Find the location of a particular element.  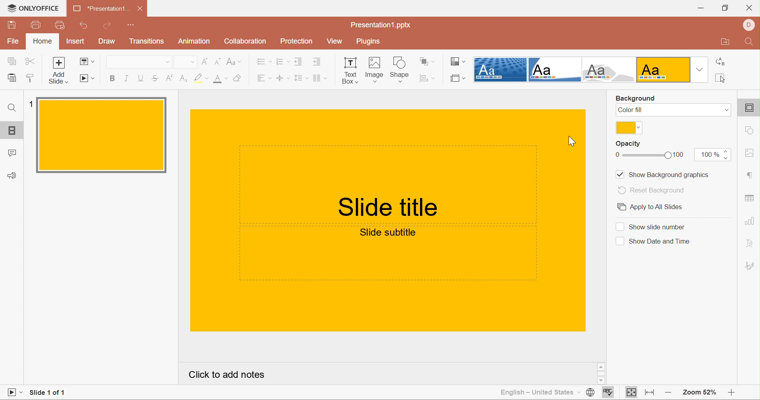

Corner is located at coordinates (554, 70).